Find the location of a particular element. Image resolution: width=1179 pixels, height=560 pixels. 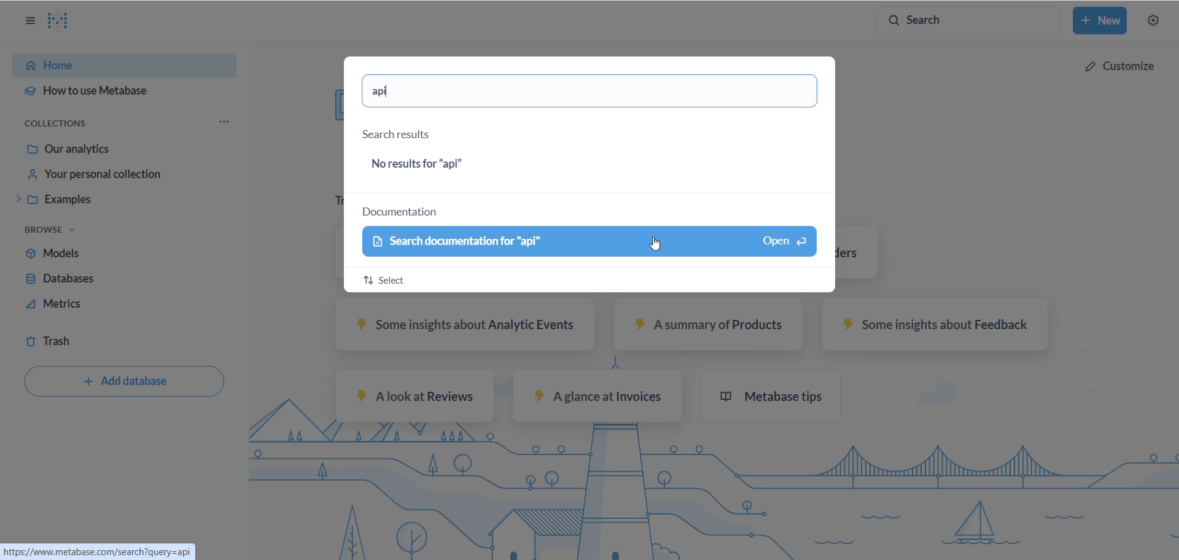

A summary of products is located at coordinates (710, 325).